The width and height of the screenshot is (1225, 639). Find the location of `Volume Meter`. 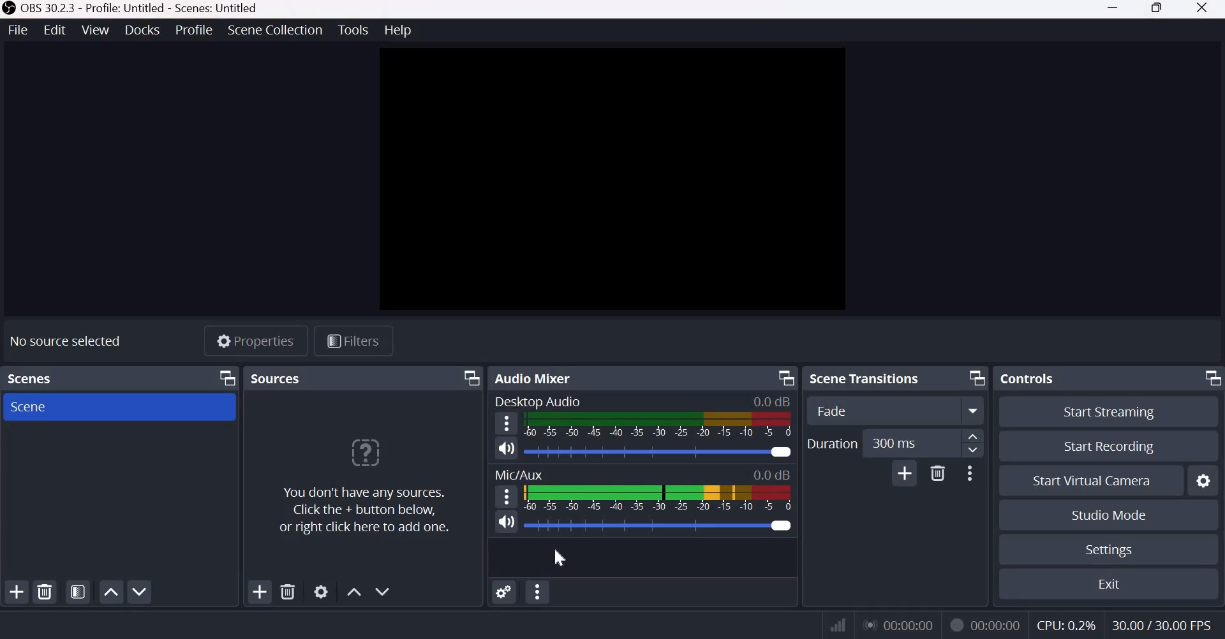

Volume Meter is located at coordinates (658, 498).